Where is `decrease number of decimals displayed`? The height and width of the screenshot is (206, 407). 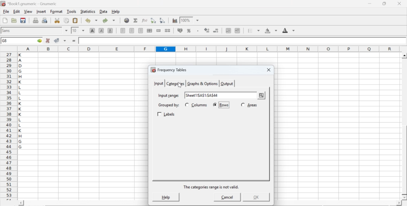 decrease number of decimals displayed is located at coordinates (207, 31).